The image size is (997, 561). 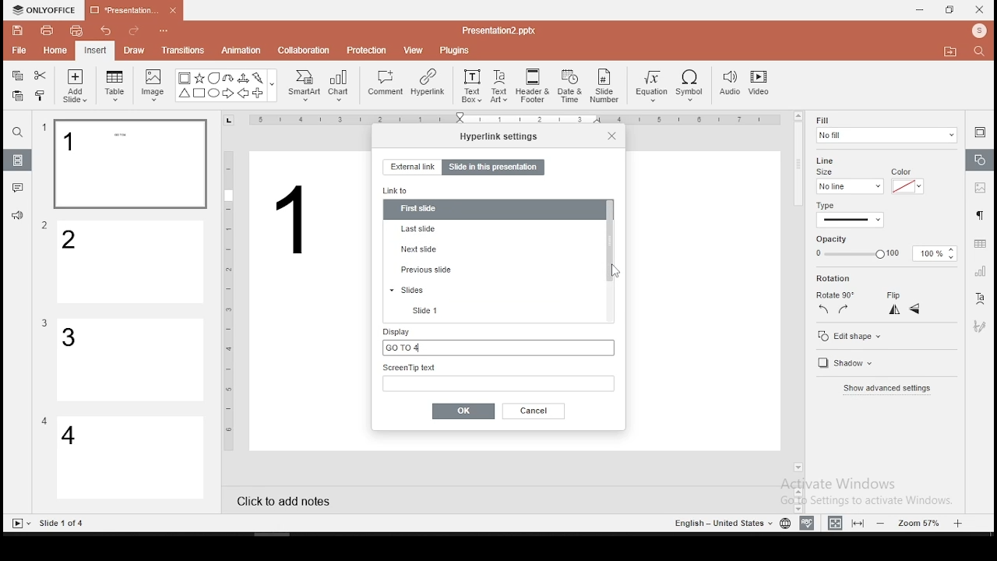 I want to click on table settings, so click(x=978, y=244).